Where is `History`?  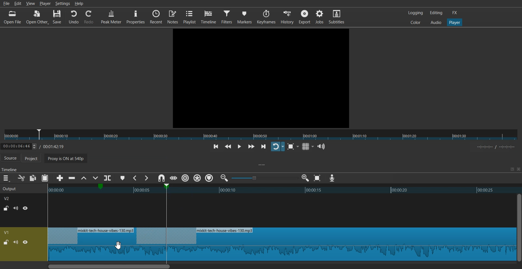 History is located at coordinates (288, 17).